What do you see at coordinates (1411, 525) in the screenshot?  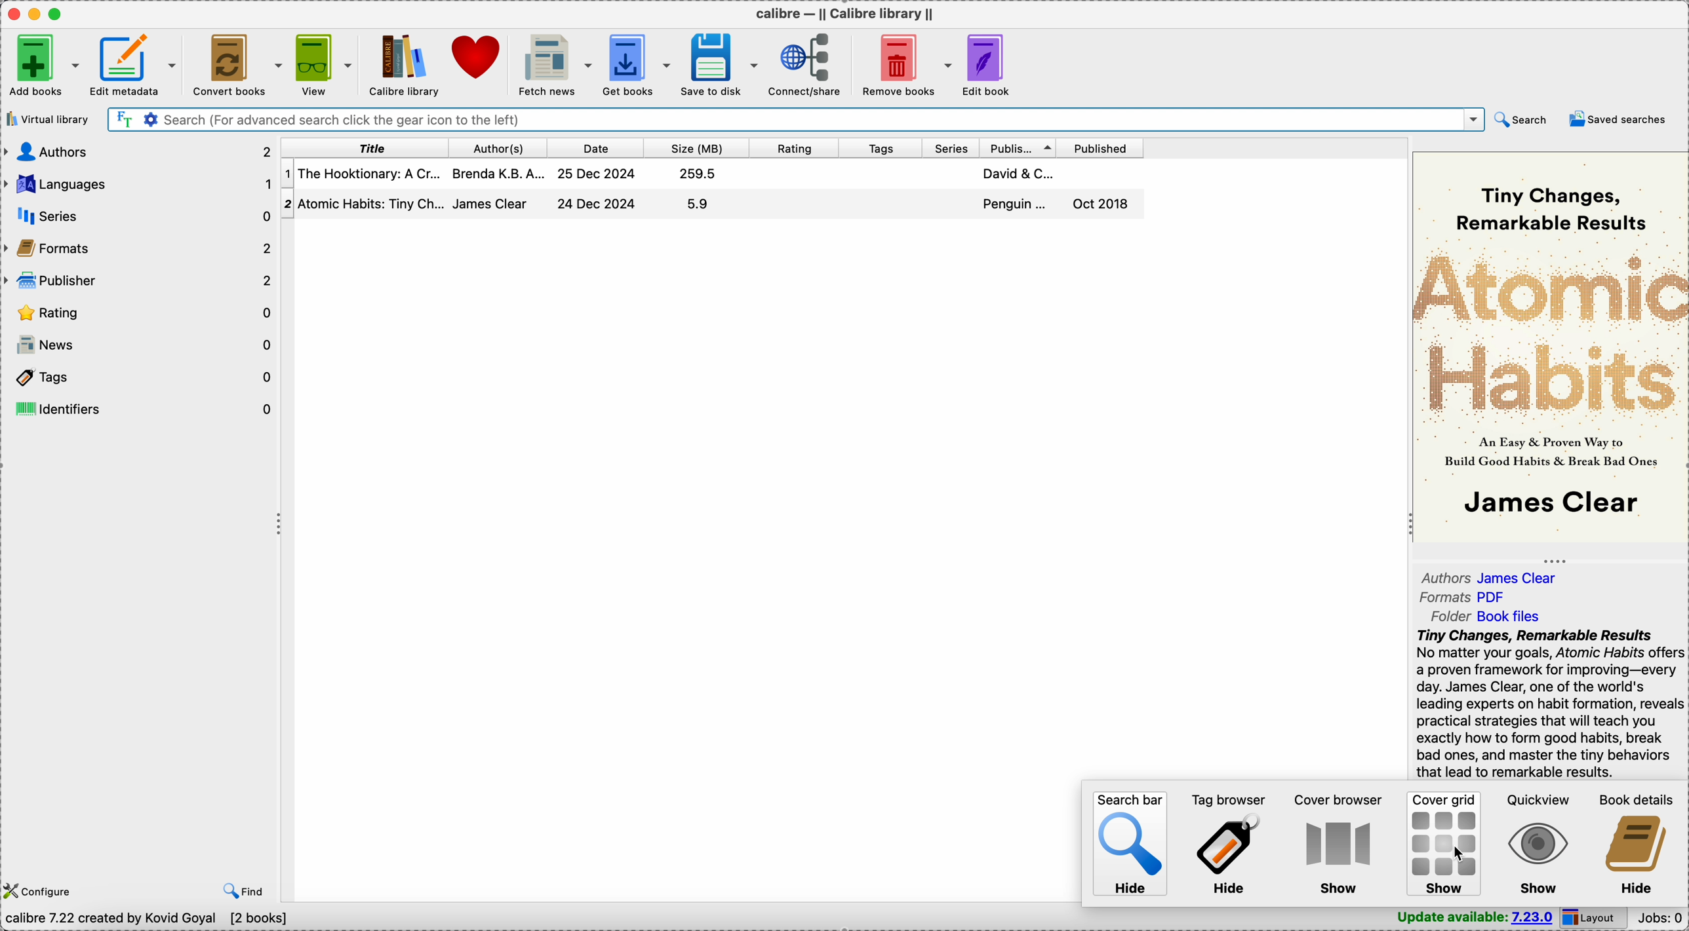 I see `toggle expand/contract` at bounding box center [1411, 525].